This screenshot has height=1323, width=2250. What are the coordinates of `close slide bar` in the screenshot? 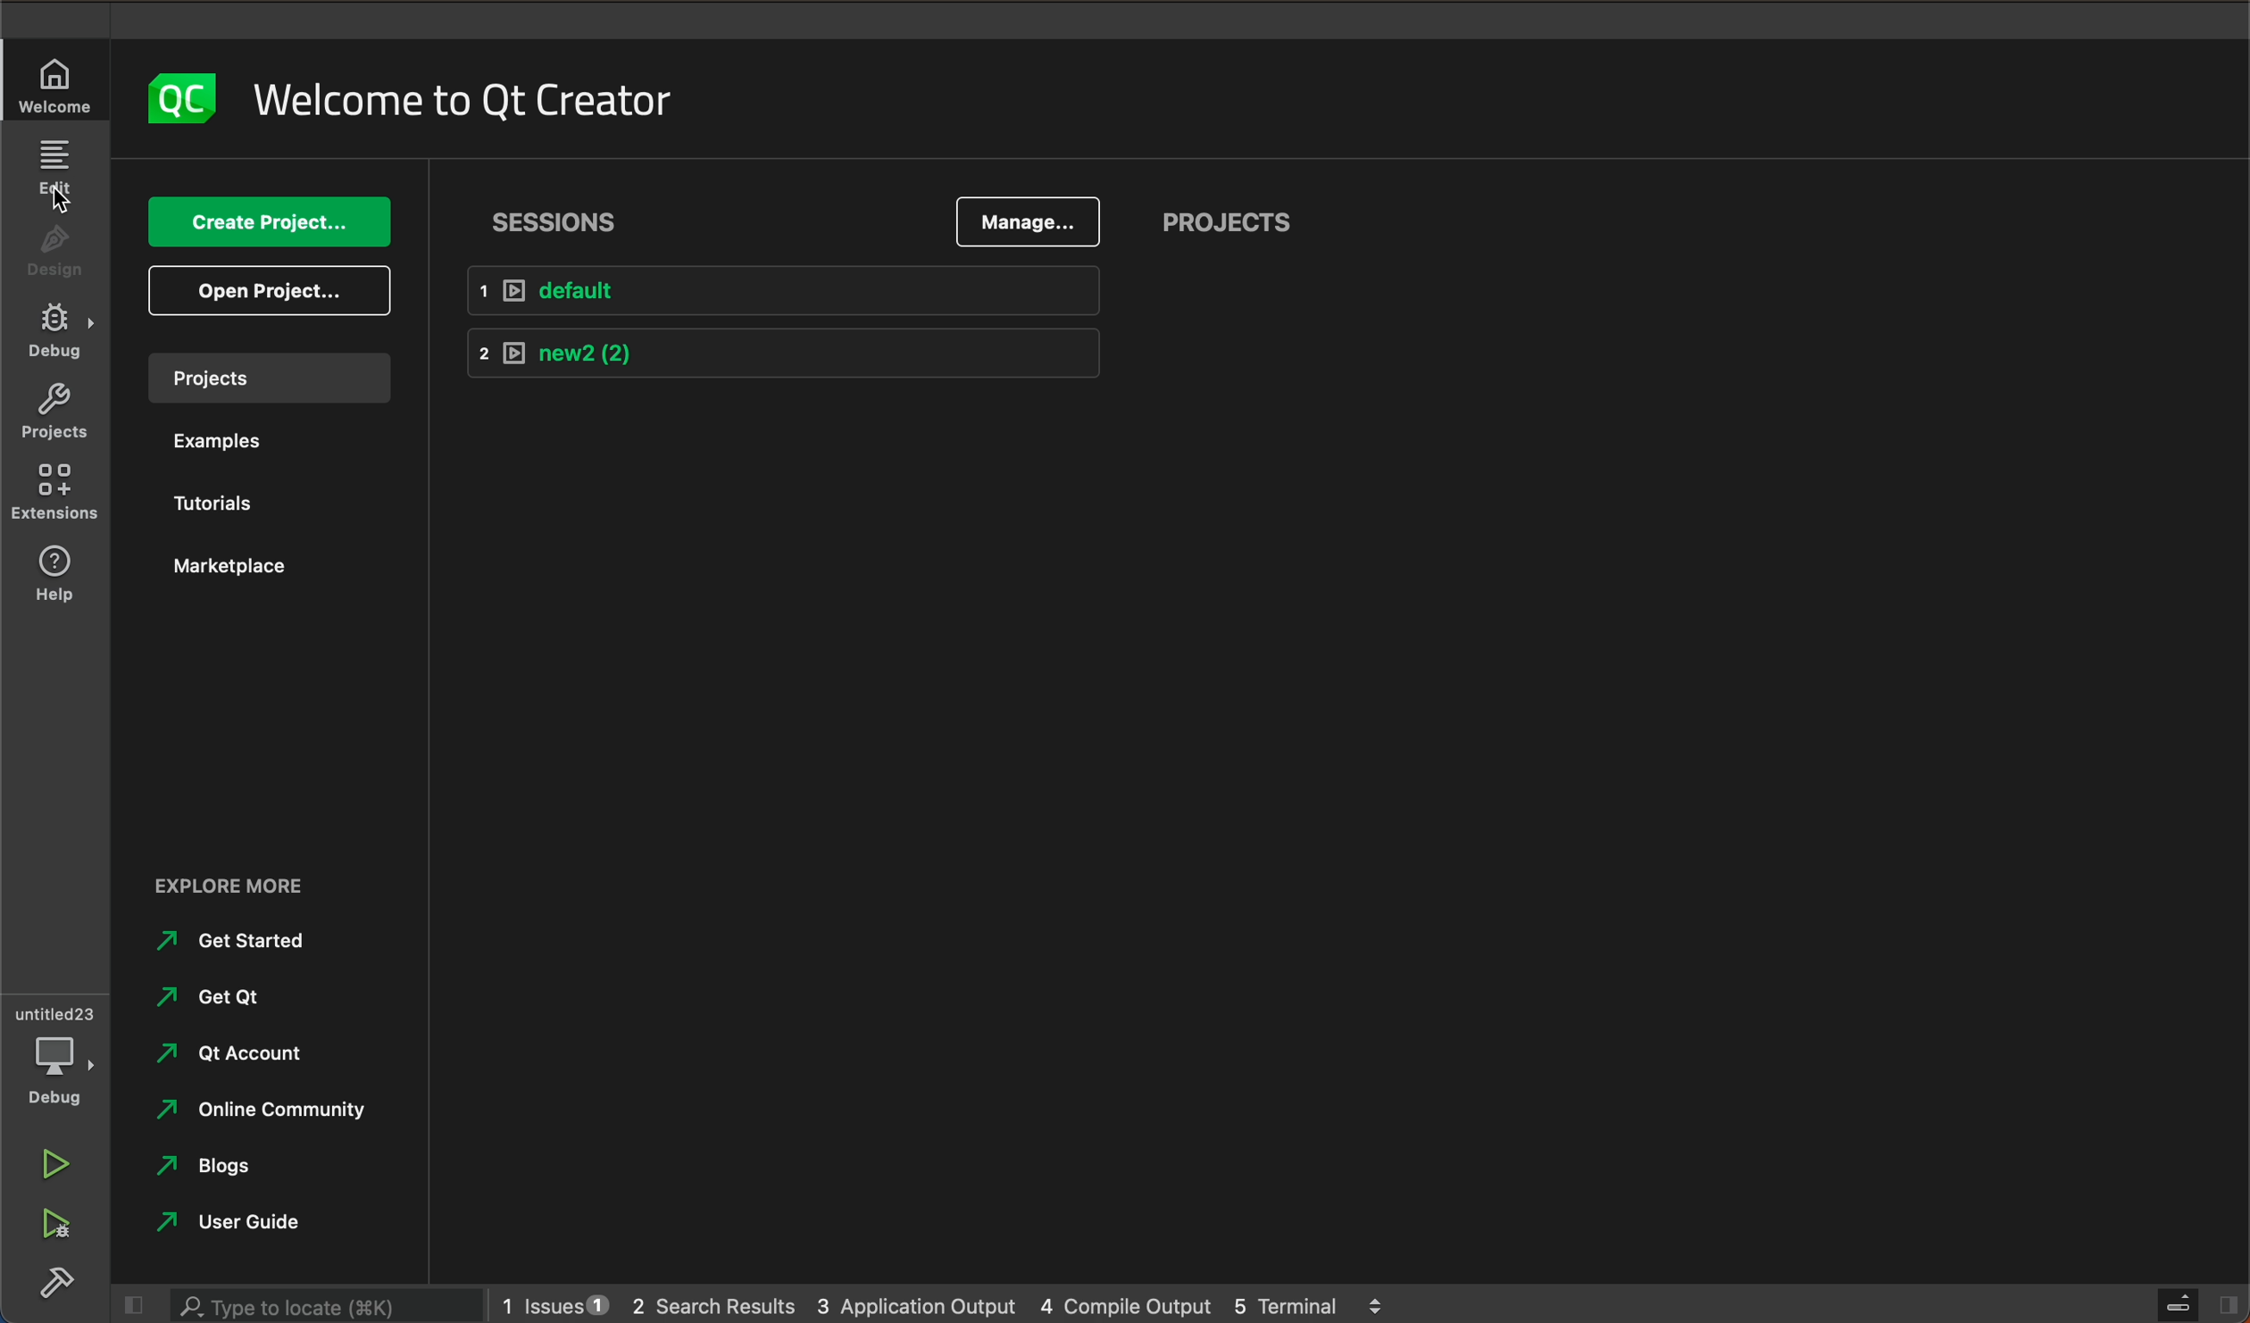 It's located at (2198, 1305).